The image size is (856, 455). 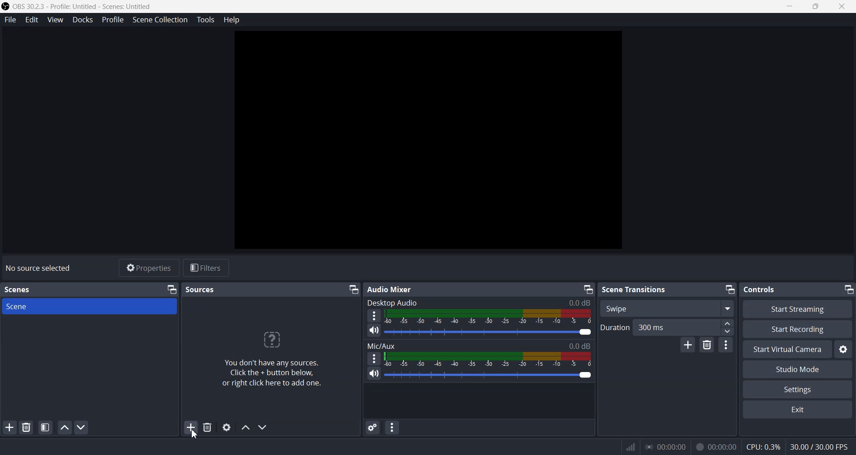 I want to click on Open source Properties, so click(x=226, y=427).